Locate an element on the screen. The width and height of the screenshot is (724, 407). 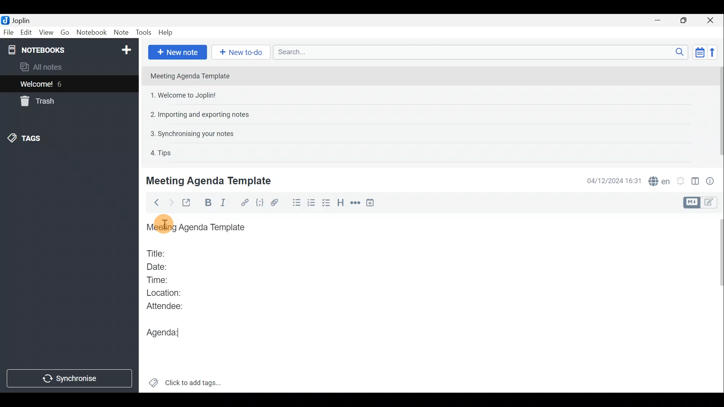
1. Welcome to Joplin! is located at coordinates (186, 95).